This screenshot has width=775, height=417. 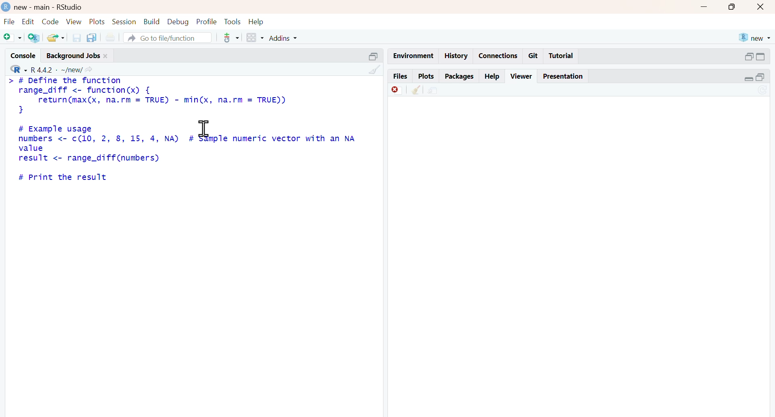 What do you see at coordinates (256, 38) in the screenshot?
I see `grid` at bounding box center [256, 38].